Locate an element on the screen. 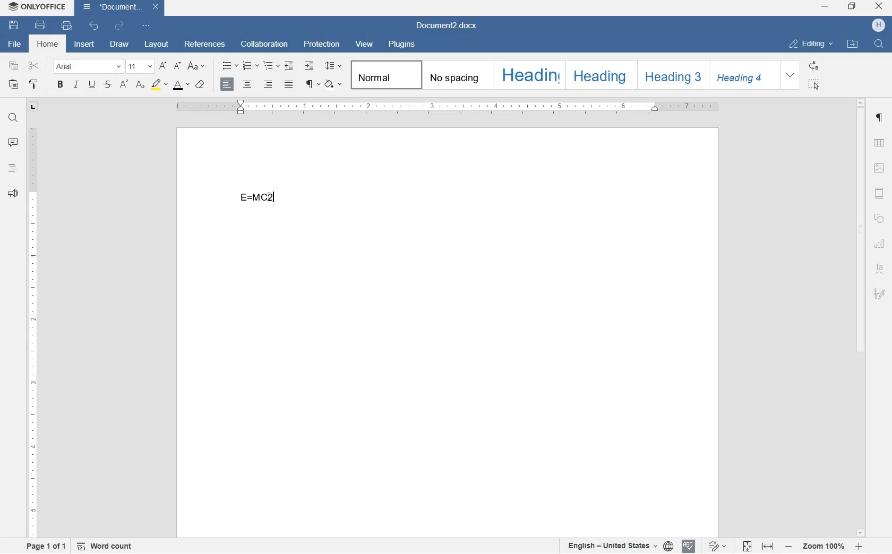  find is located at coordinates (878, 44).